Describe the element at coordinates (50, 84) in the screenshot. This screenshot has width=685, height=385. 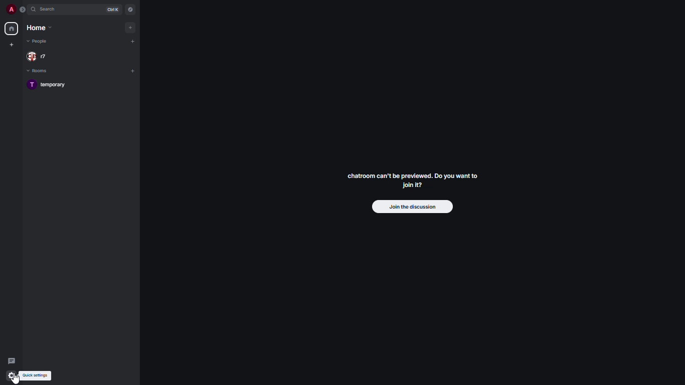
I see `room` at that location.